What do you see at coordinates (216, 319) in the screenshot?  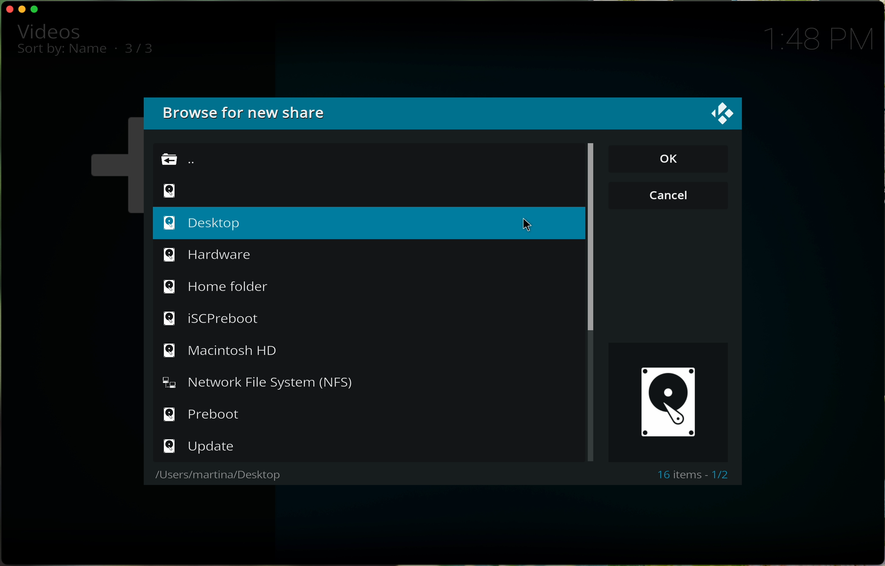 I see `iSCPreboot` at bounding box center [216, 319].